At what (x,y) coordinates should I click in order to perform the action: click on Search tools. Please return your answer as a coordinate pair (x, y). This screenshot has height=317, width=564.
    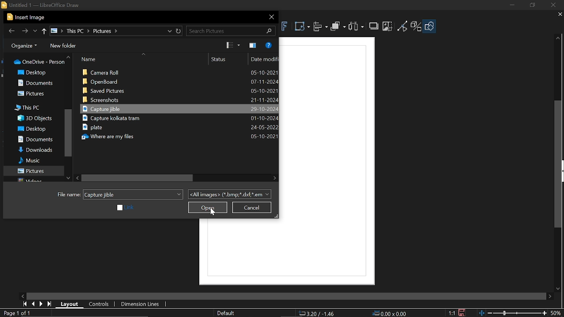
    Looking at the image, I should click on (232, 30).